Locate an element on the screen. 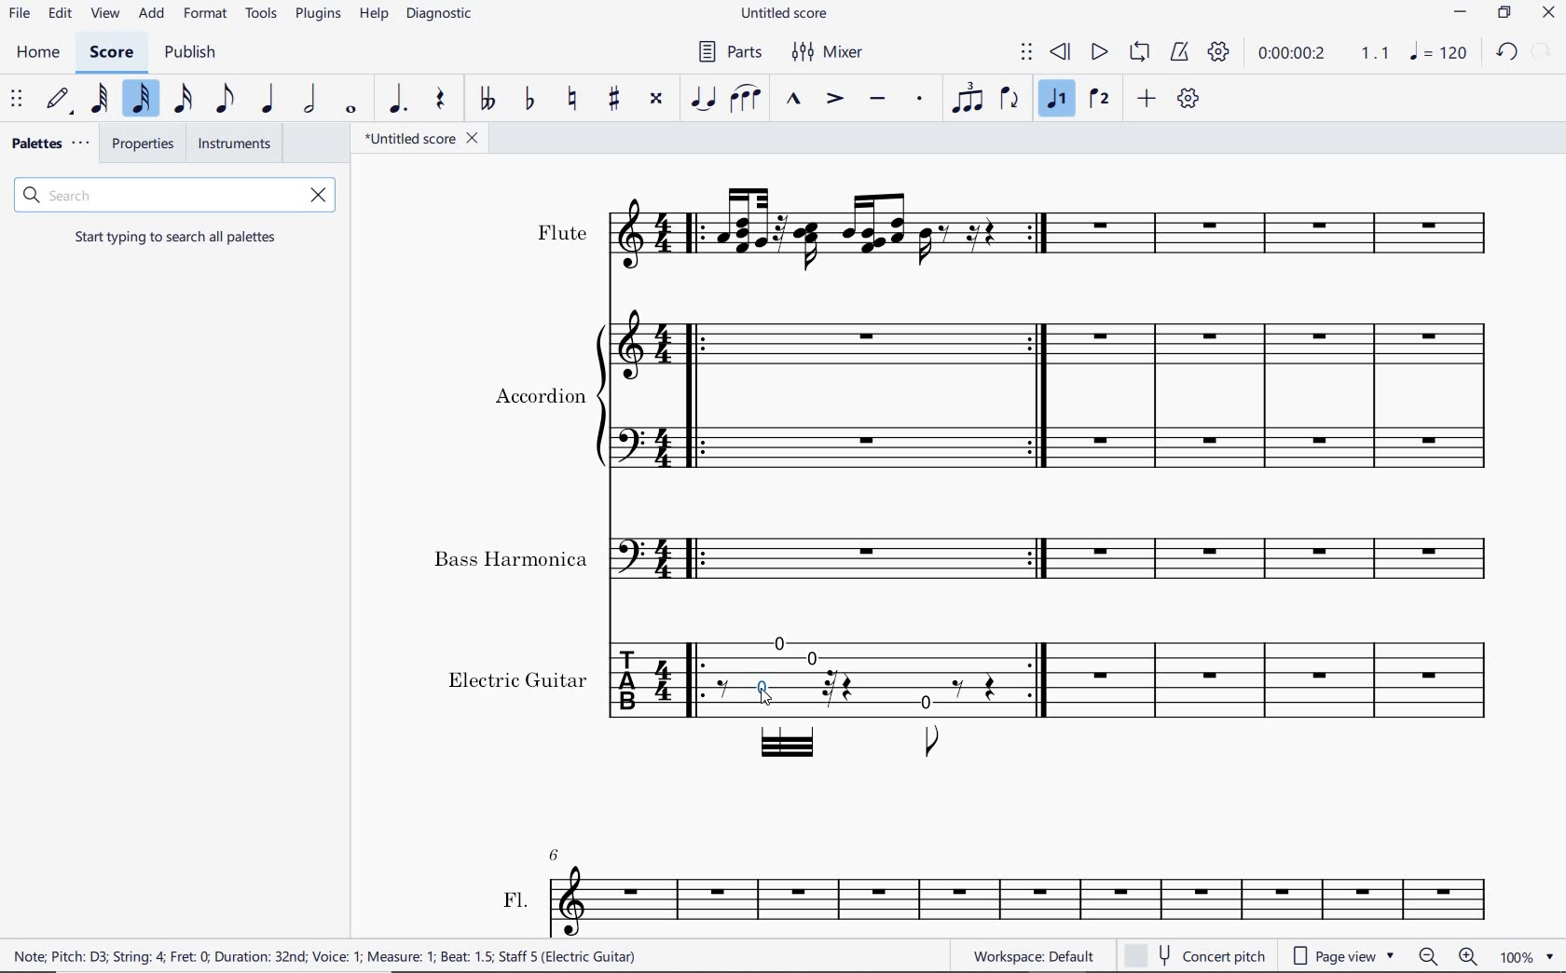 The height and width of the screenshot is (973, 1566). page view is located at coordinates (1341, 955).